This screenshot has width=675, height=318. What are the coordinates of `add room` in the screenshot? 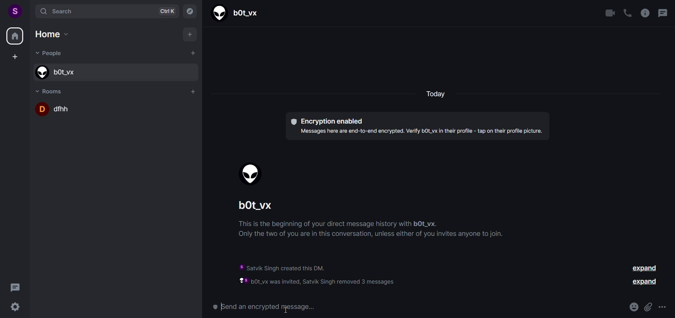 It's located at (193, 92).